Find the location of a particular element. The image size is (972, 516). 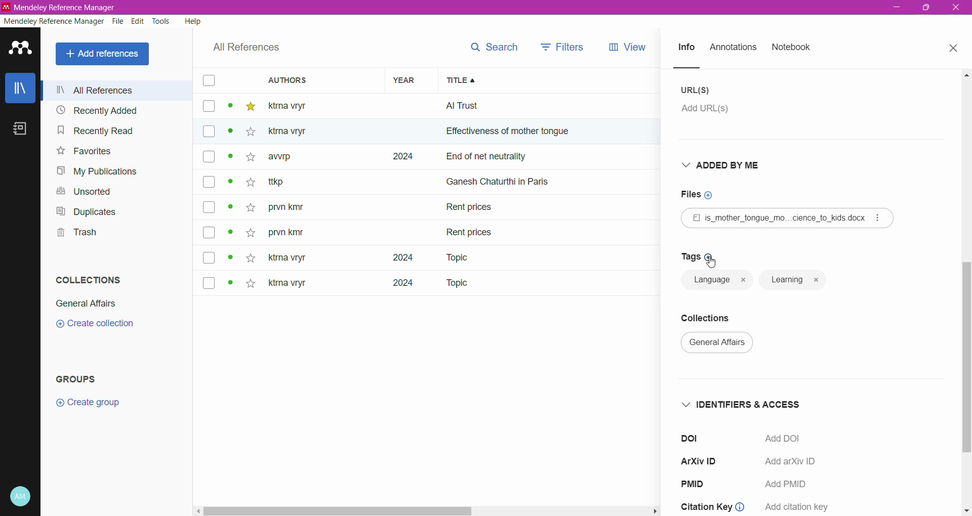

add citation key  is located at coordinates (797, 506).